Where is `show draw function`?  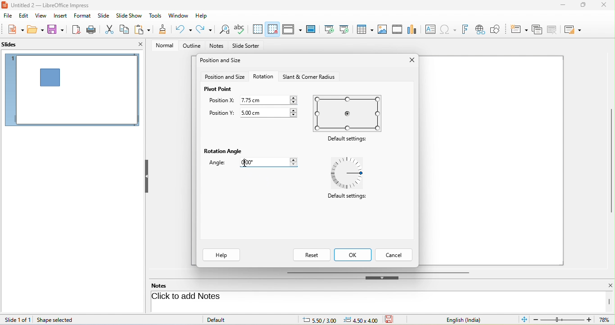 show draw function is located at coordinates (499, 28).